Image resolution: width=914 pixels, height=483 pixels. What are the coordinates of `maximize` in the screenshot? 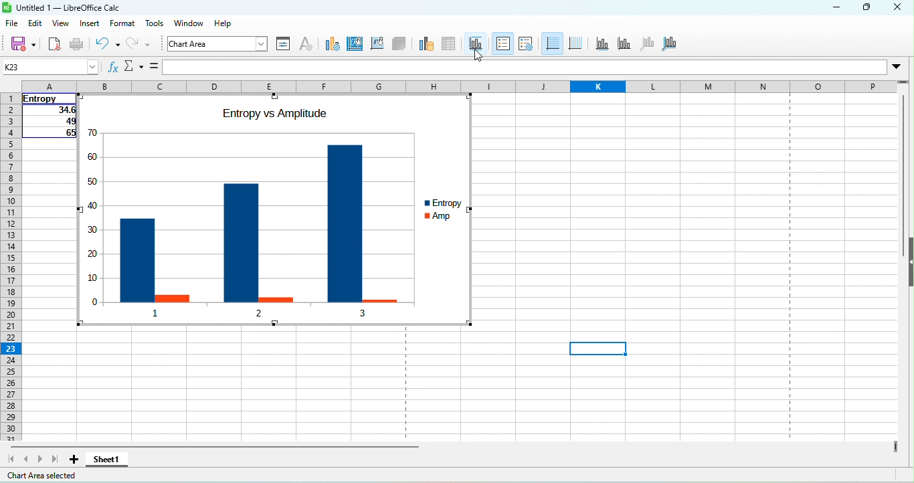 It's located at (869, 7).